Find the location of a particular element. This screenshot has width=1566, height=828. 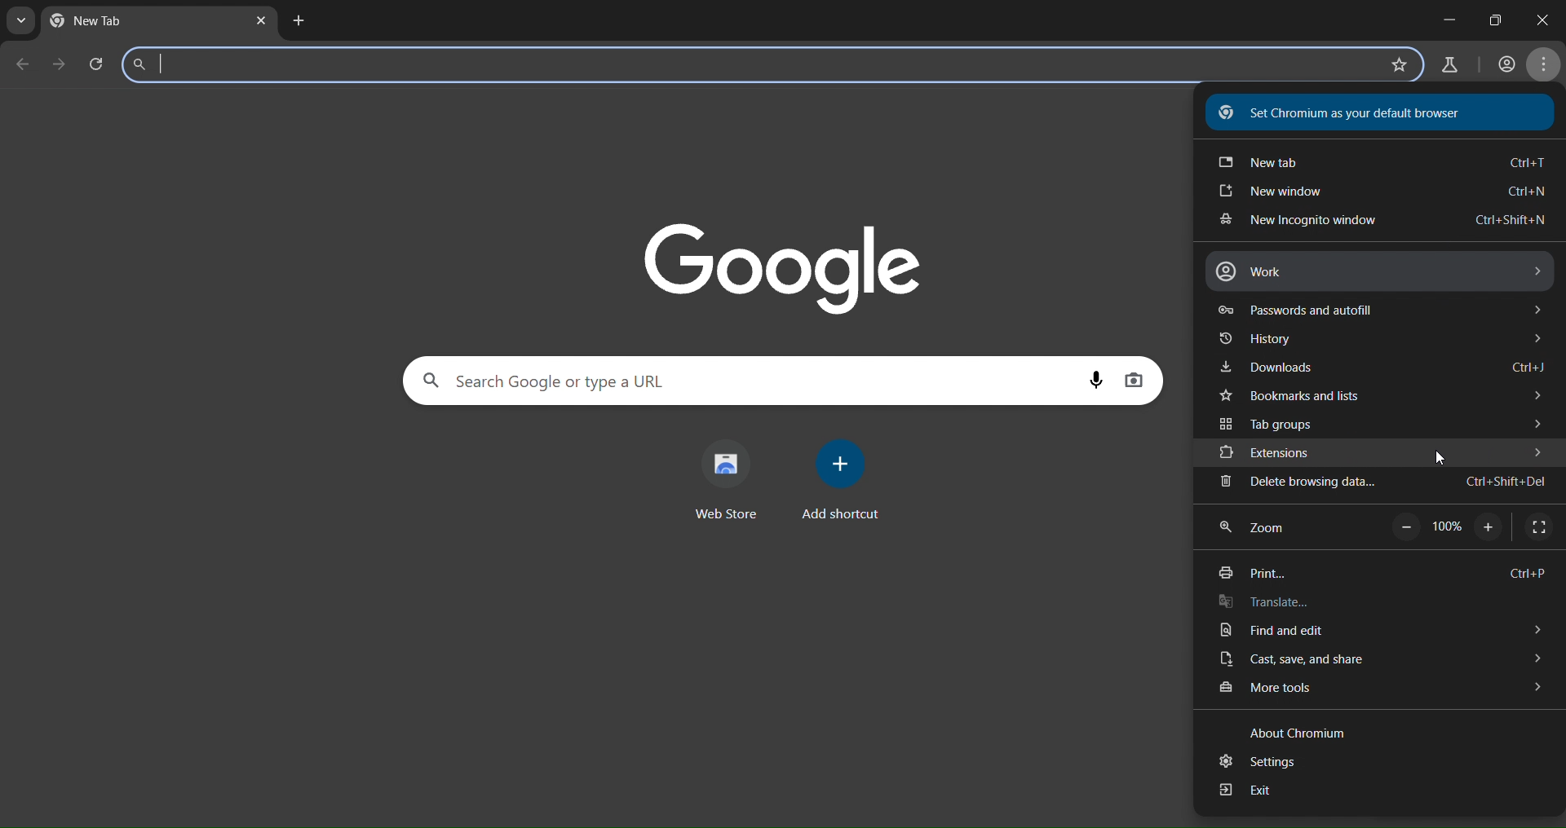

search panel is located at coordinates (738, 381).